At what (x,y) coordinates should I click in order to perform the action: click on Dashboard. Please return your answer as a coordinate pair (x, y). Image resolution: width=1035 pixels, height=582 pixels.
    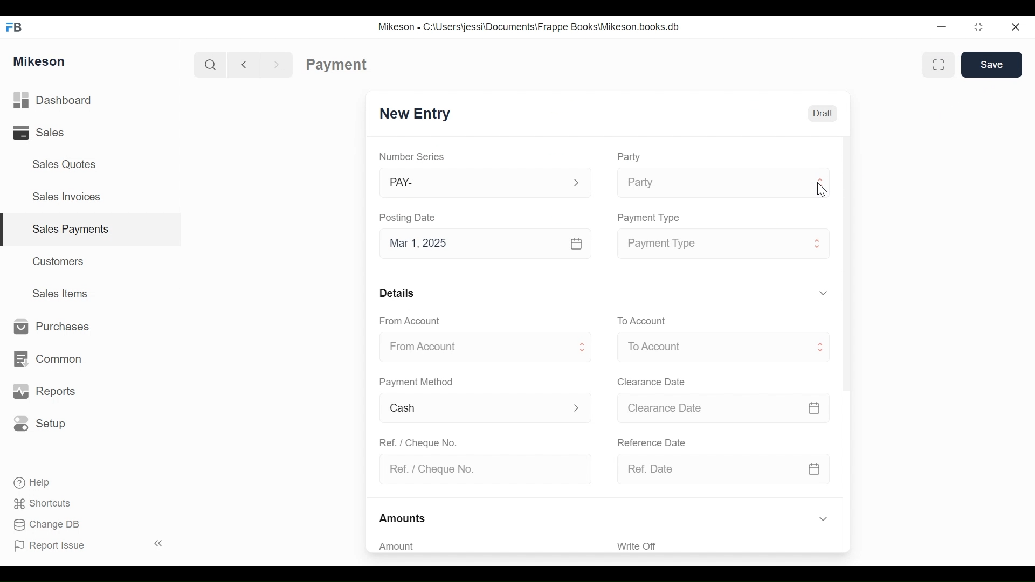
    Looking at the image, I should click on (71, 101).